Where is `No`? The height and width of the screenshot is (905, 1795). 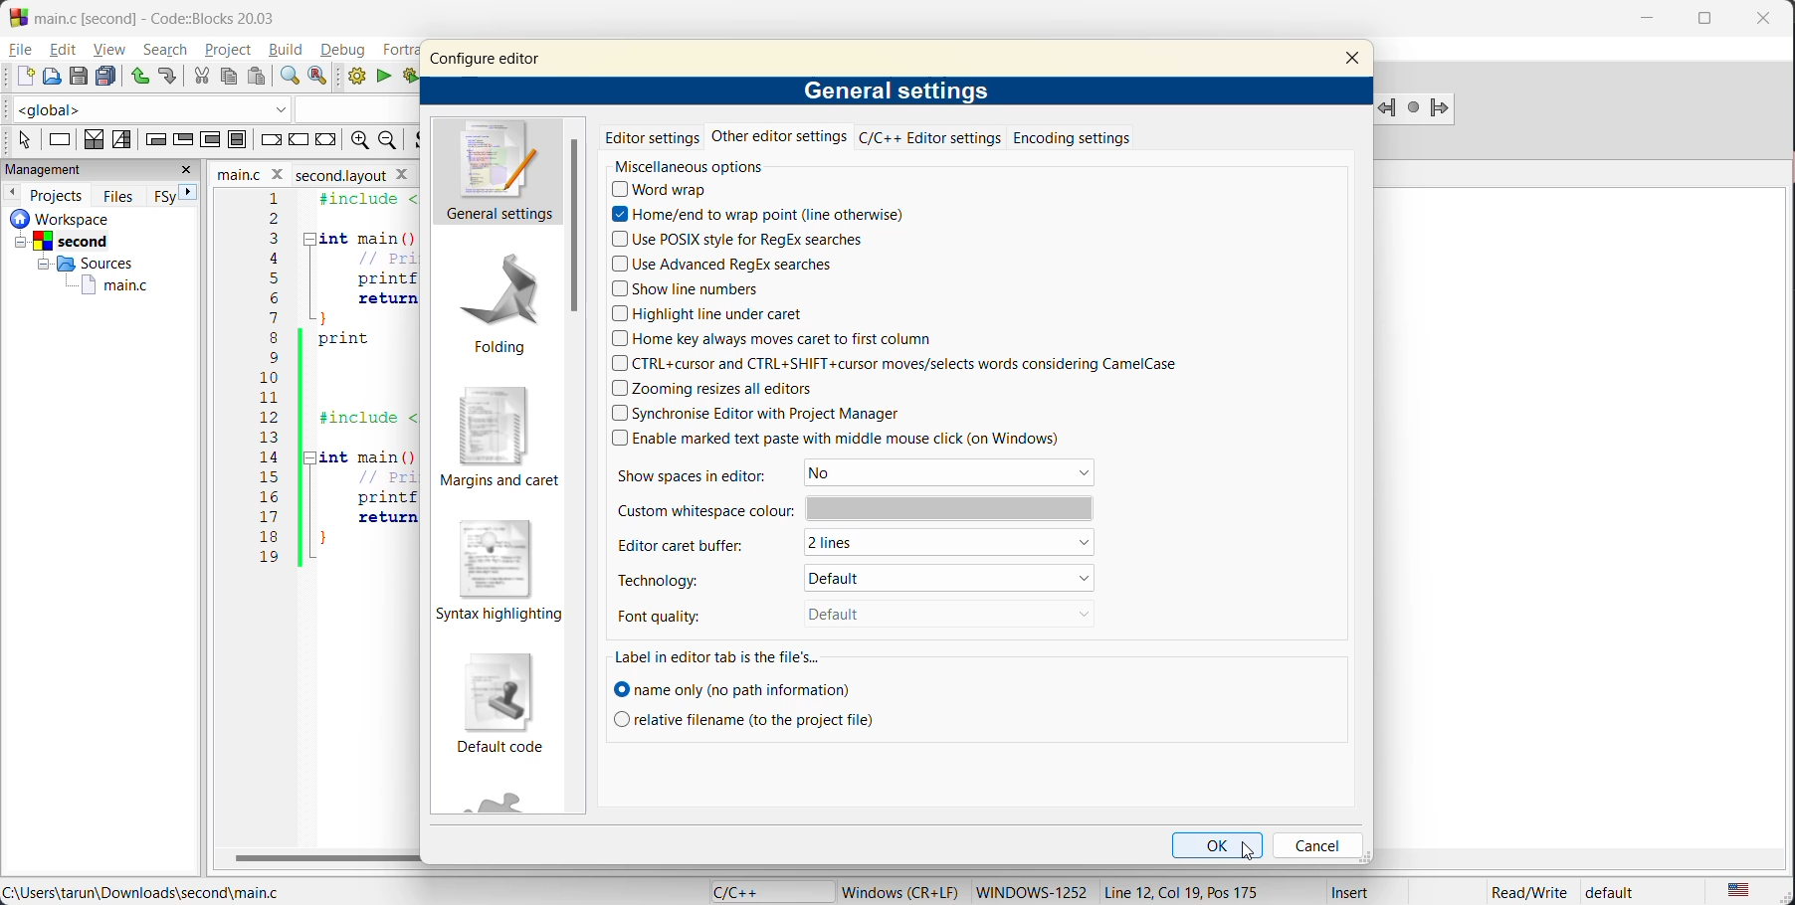
No is located at coordinates (954, 473).